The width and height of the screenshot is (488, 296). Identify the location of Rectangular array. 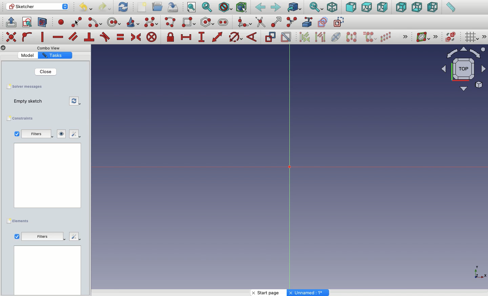
(386, 37).